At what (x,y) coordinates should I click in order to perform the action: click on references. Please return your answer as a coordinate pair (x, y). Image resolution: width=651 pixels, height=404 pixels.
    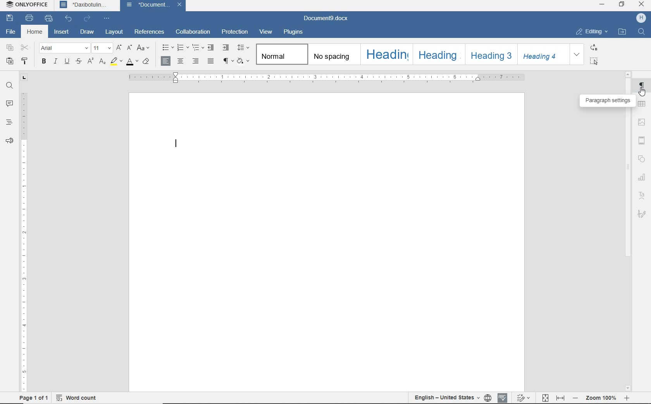
    Looking at the image, I should click on (151, 33).